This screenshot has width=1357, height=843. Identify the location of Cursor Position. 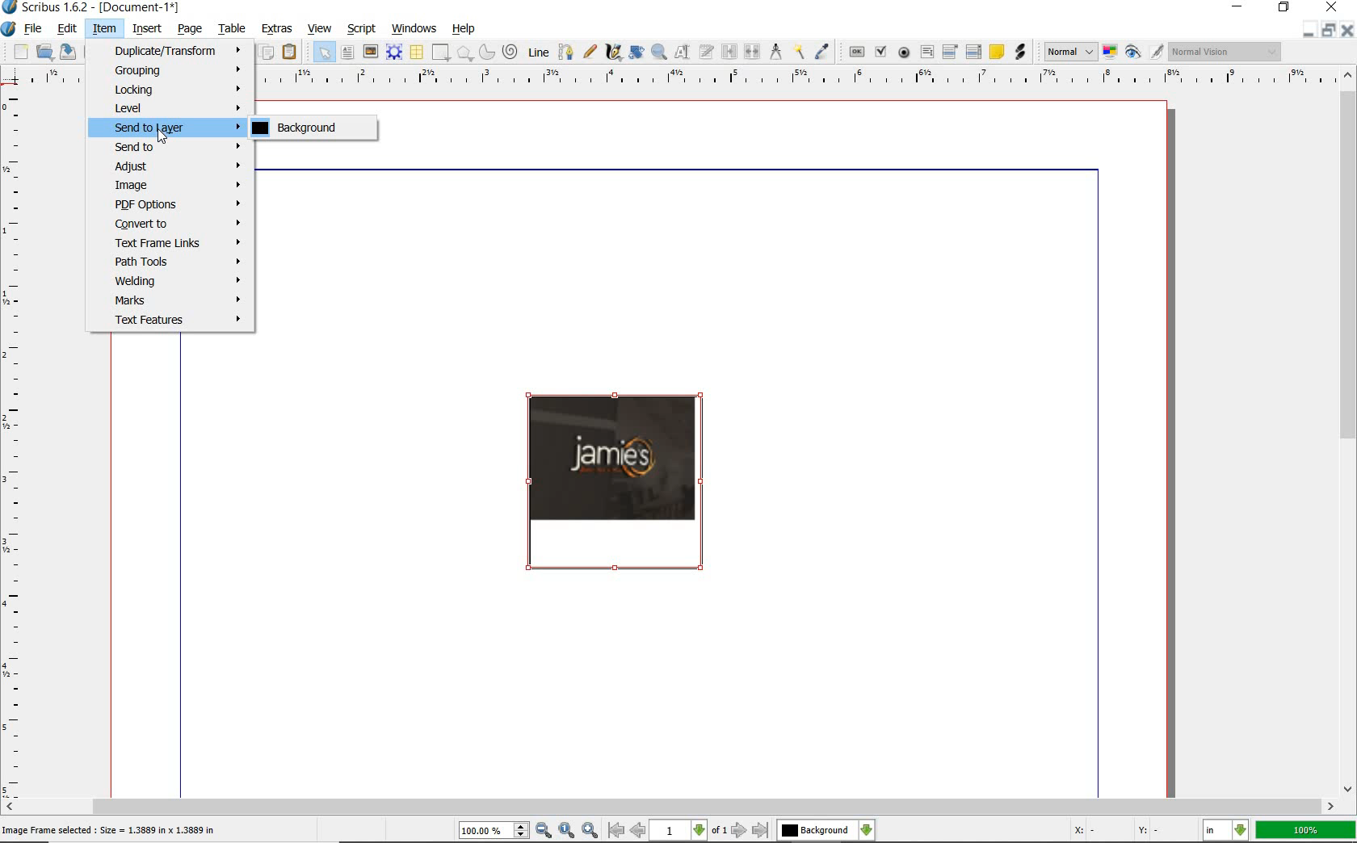
(162, 136).